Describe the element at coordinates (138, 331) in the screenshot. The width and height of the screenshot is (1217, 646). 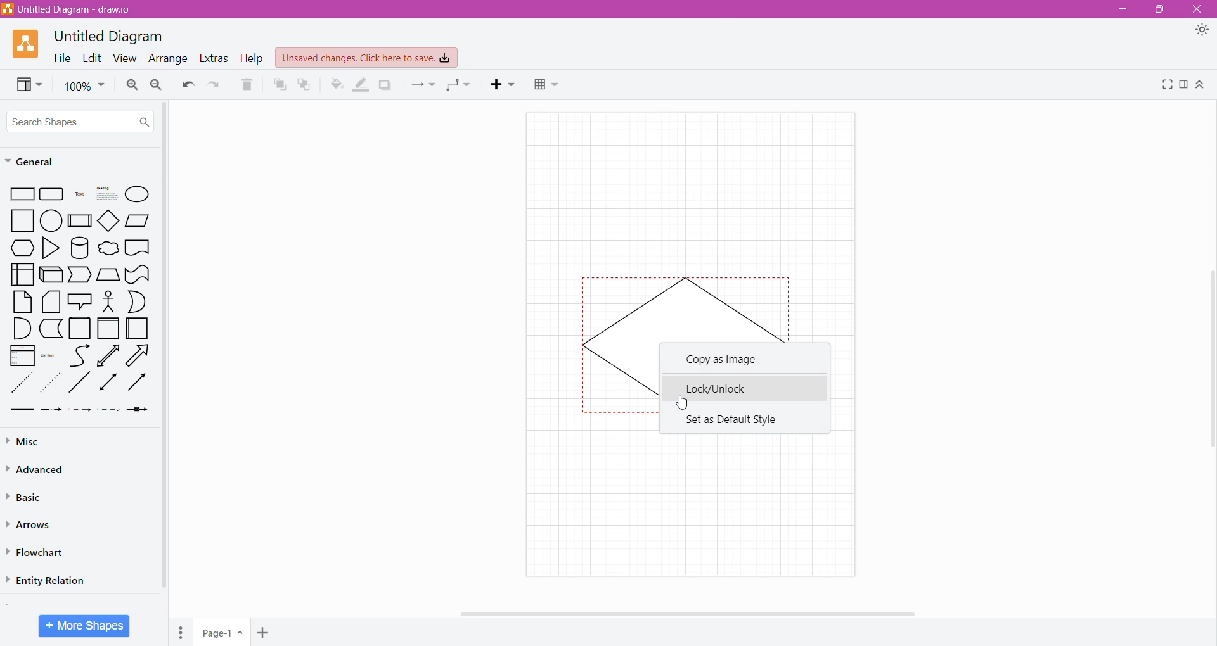
I see `Horizontal Container` at that location.